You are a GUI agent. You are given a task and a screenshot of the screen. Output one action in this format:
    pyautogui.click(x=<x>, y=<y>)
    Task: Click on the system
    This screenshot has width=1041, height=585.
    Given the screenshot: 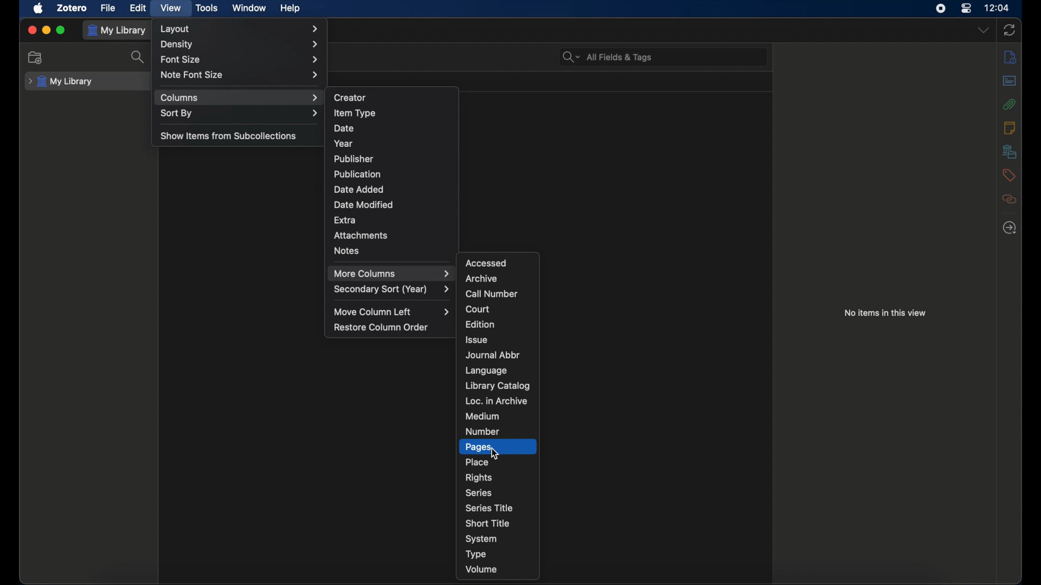 What is the action you would take?
    pyautogui.click(x=481, y=539)
    